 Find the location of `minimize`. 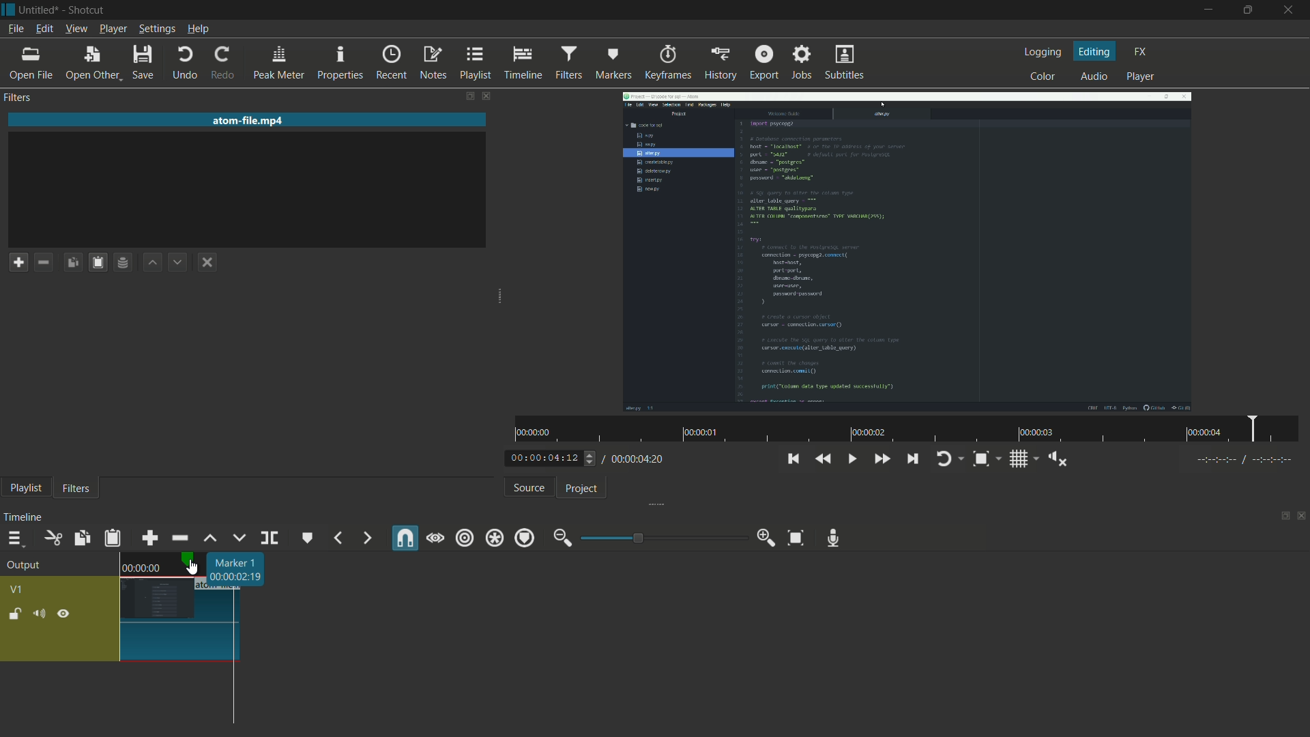

minimize is located at coordinates (1204, 10).